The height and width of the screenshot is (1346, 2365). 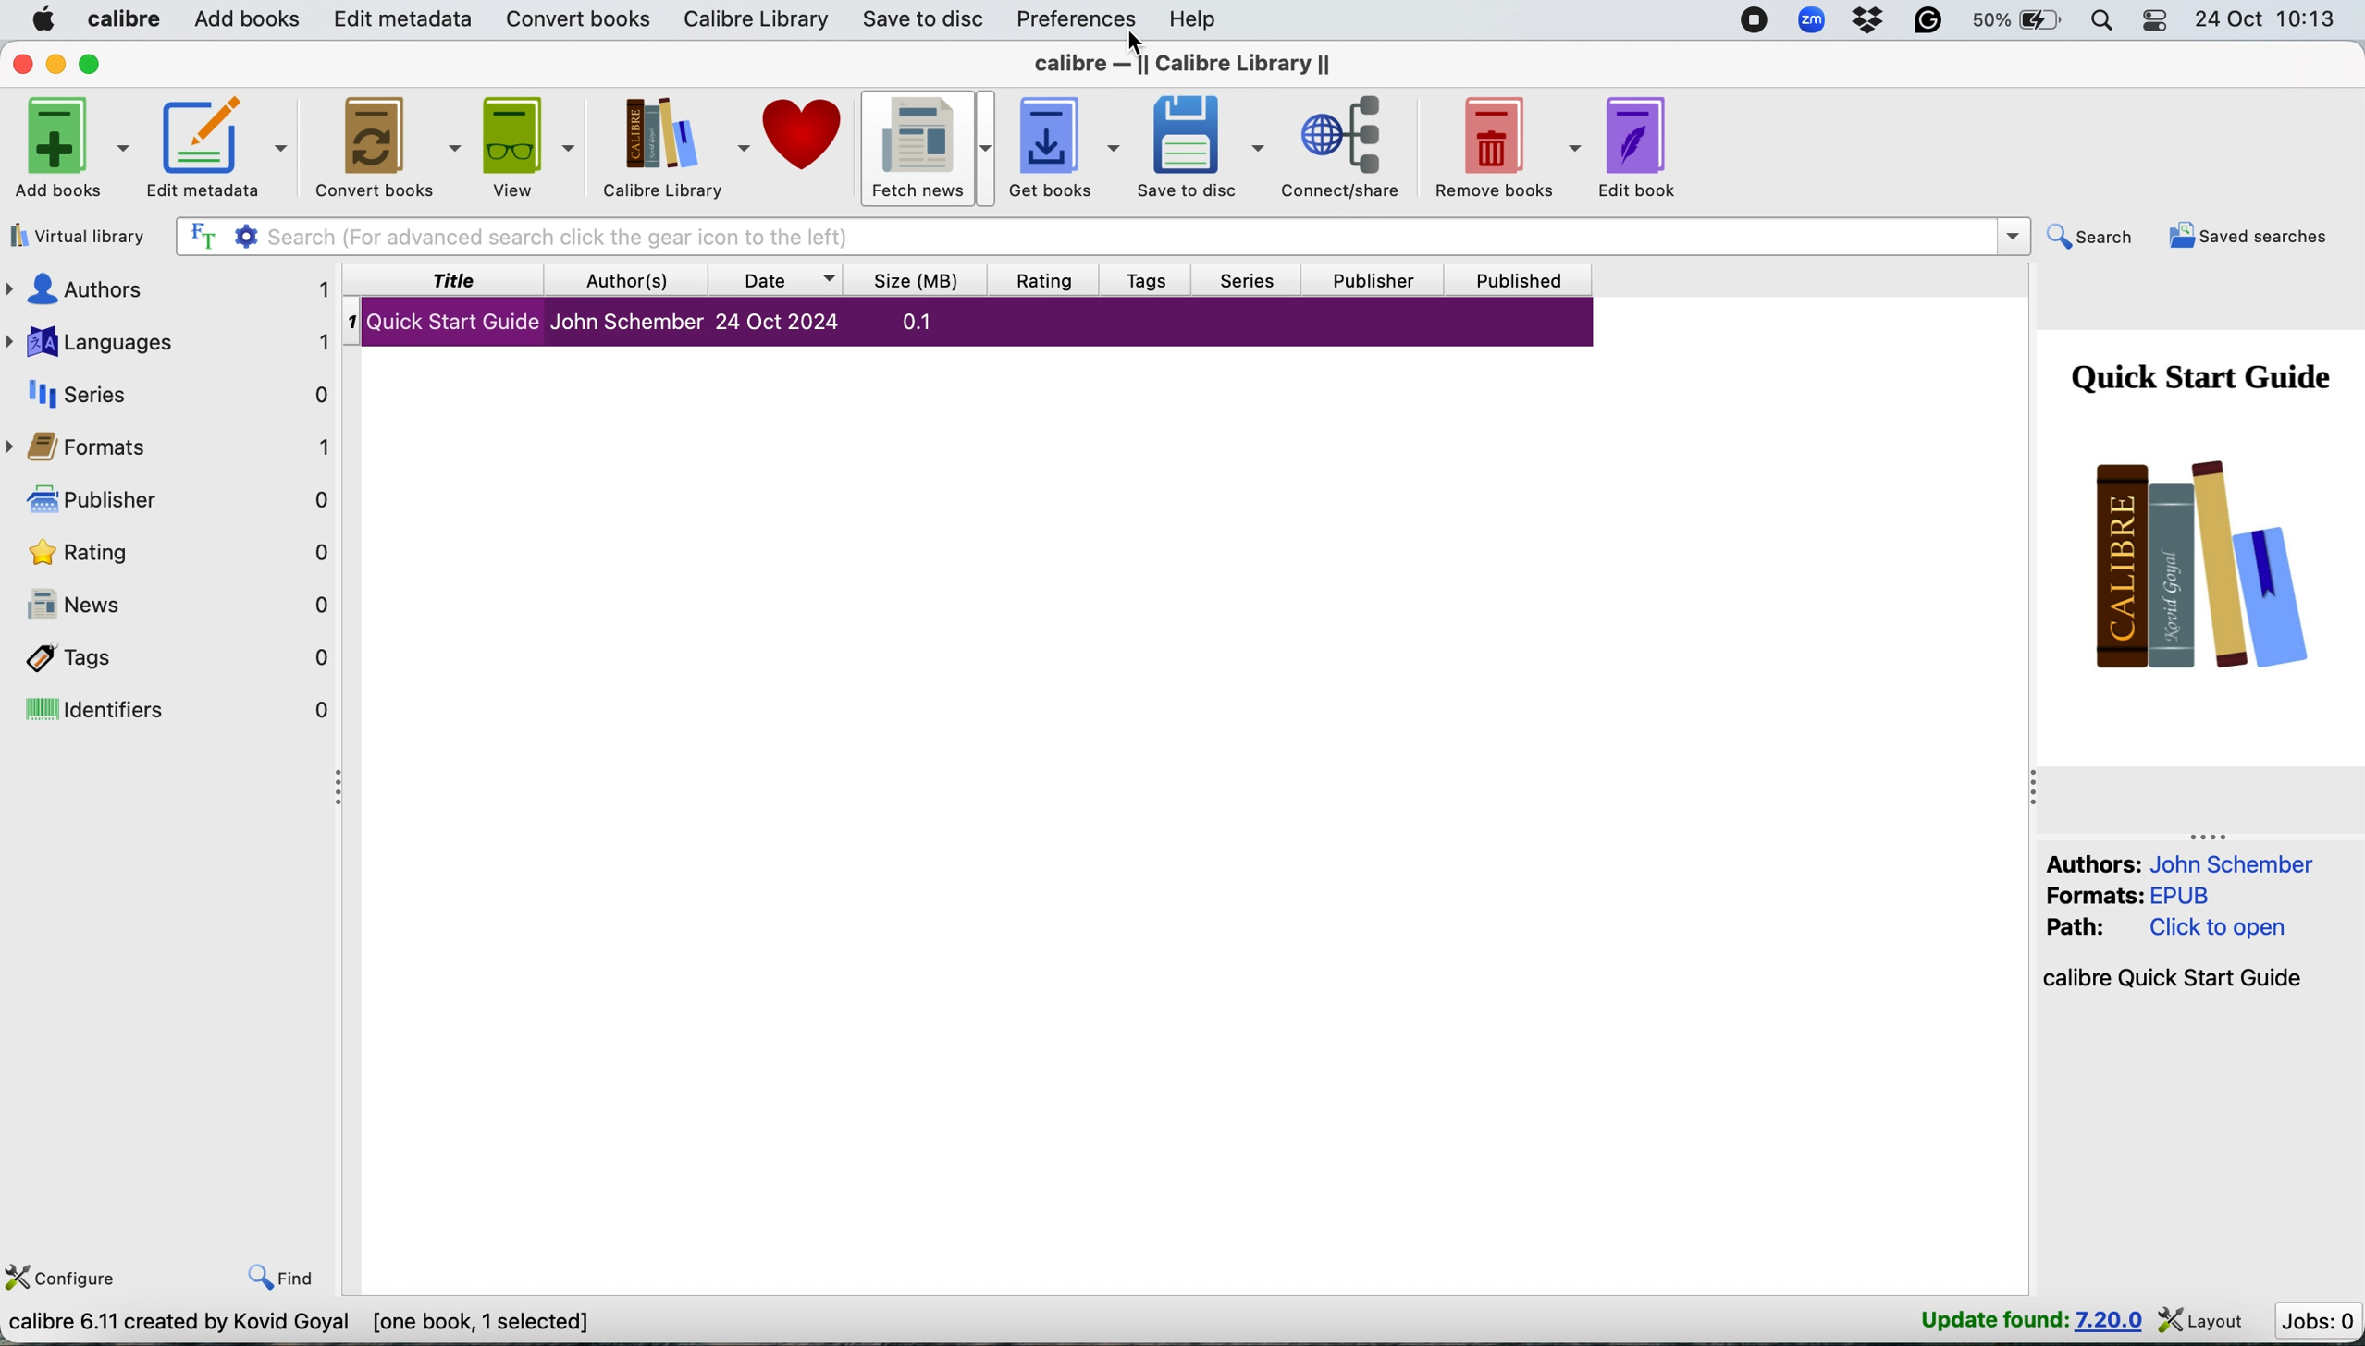 What do you see at coordinates (384, 147) in the screenshot?
I see `convert books` at bounding box center [384, 147].